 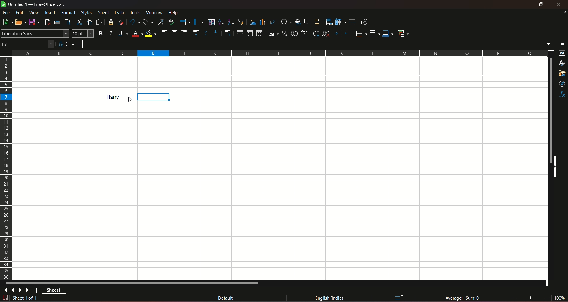 I want to click on sort ascending, so click(x=222, y=21).